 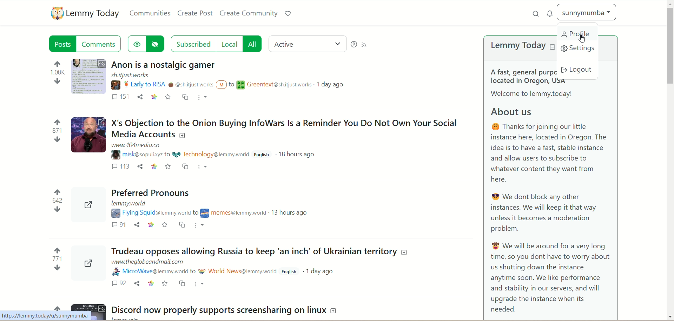 What do you see at coordinates (82, 13) in the screenshot?
I see `lemmy today logo and name` at bounding box center [82, 13].